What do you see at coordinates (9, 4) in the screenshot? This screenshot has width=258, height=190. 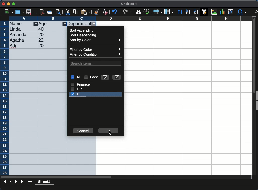 I see `minimize` at bounding box center [9, 4].